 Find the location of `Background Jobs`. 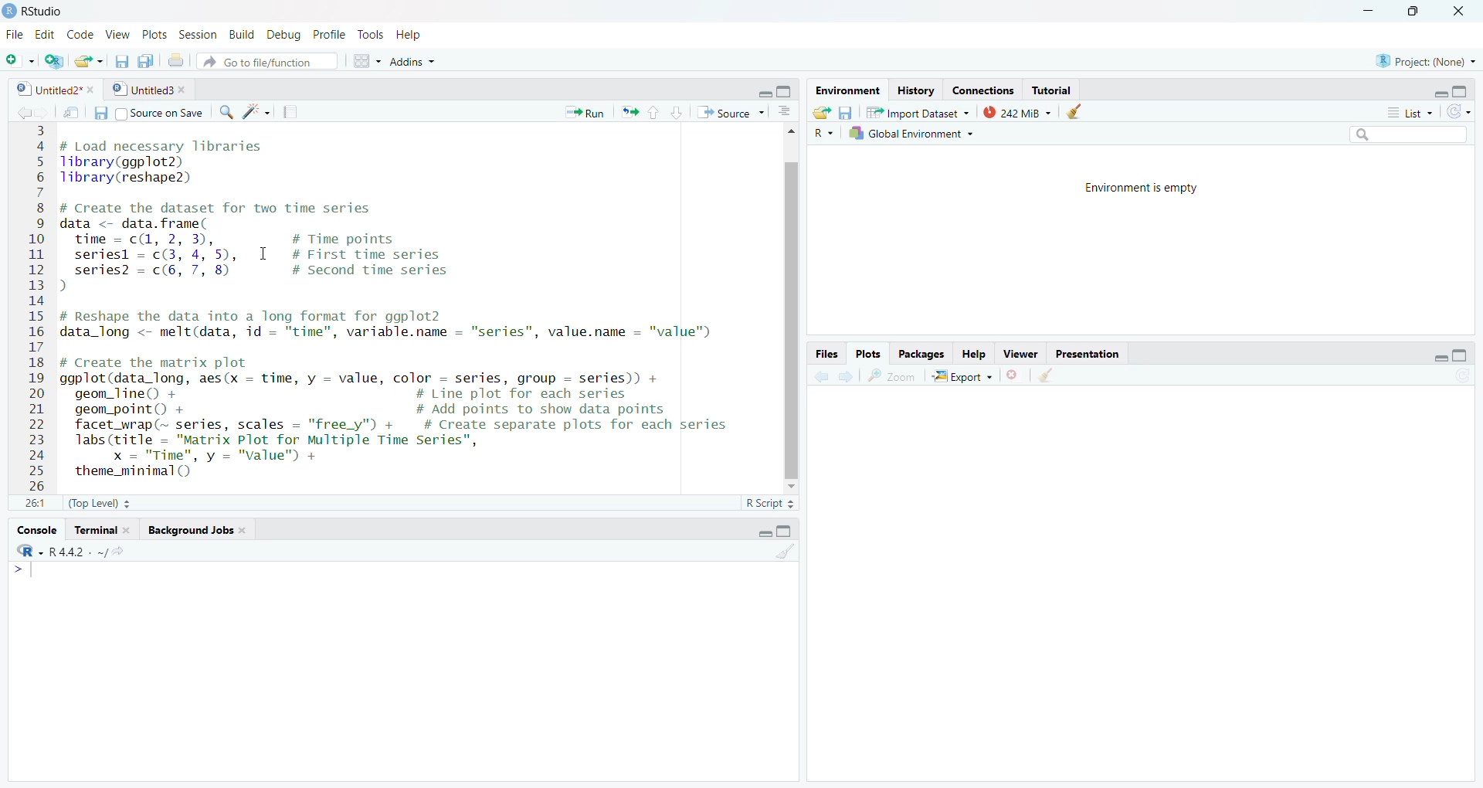

Background Jobs is located at coordinates (197, 530).